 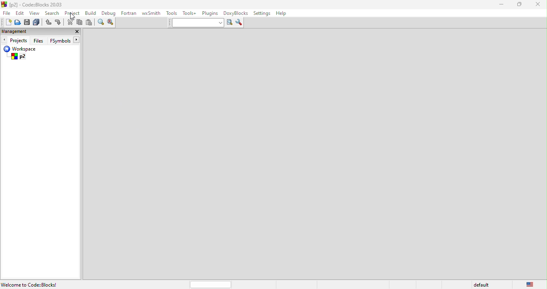 I want to click on maximize, so click(x=522, y=5).